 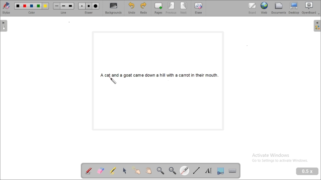 I want to click on document, so click(x=279, y=8).